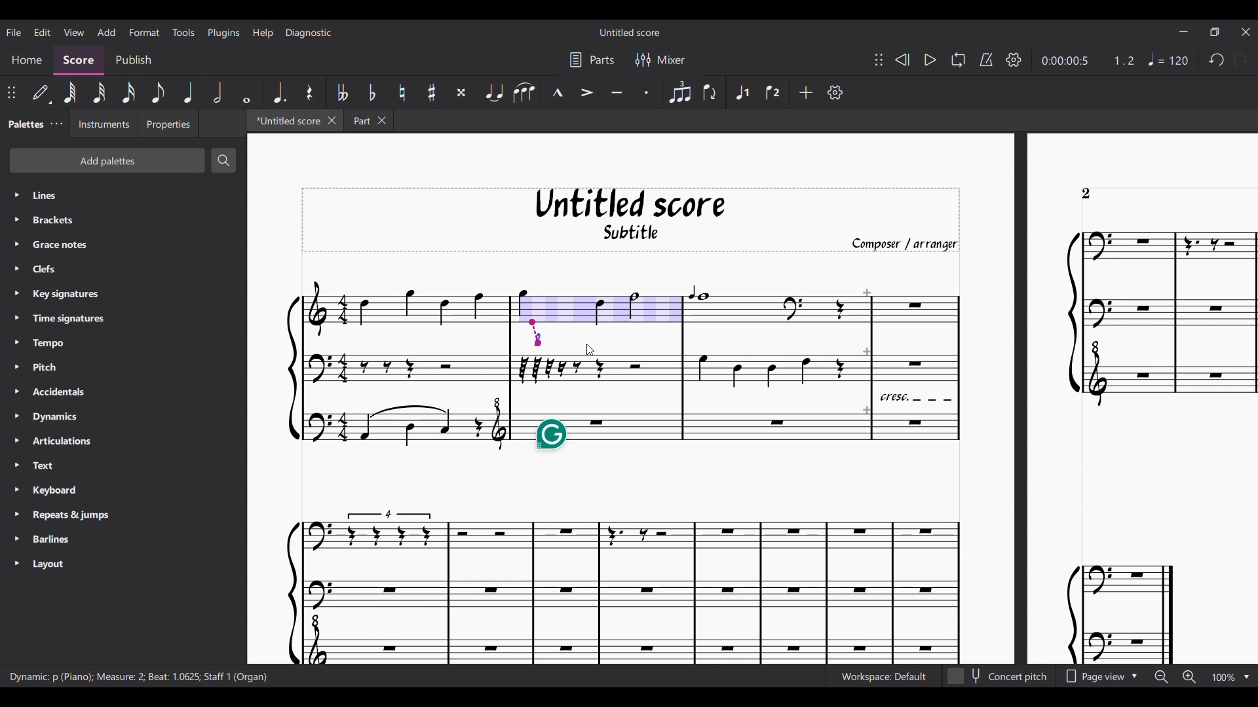  Describe the element at coordinates (100, 92) in the screenshot. I see `32nd note` at that location.